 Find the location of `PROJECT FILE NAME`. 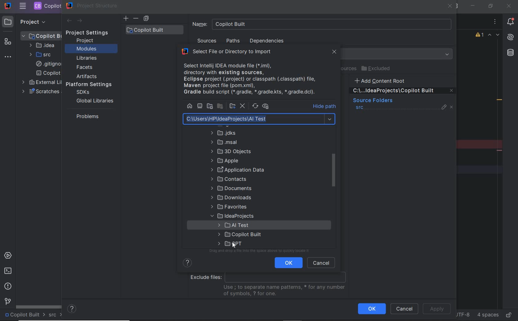

PROJECT FILE NAME is located at coordinates (47, 6).